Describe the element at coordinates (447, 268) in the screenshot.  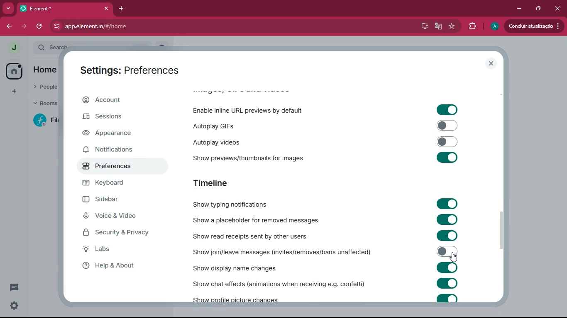
I see `toggle on/off` at that location.